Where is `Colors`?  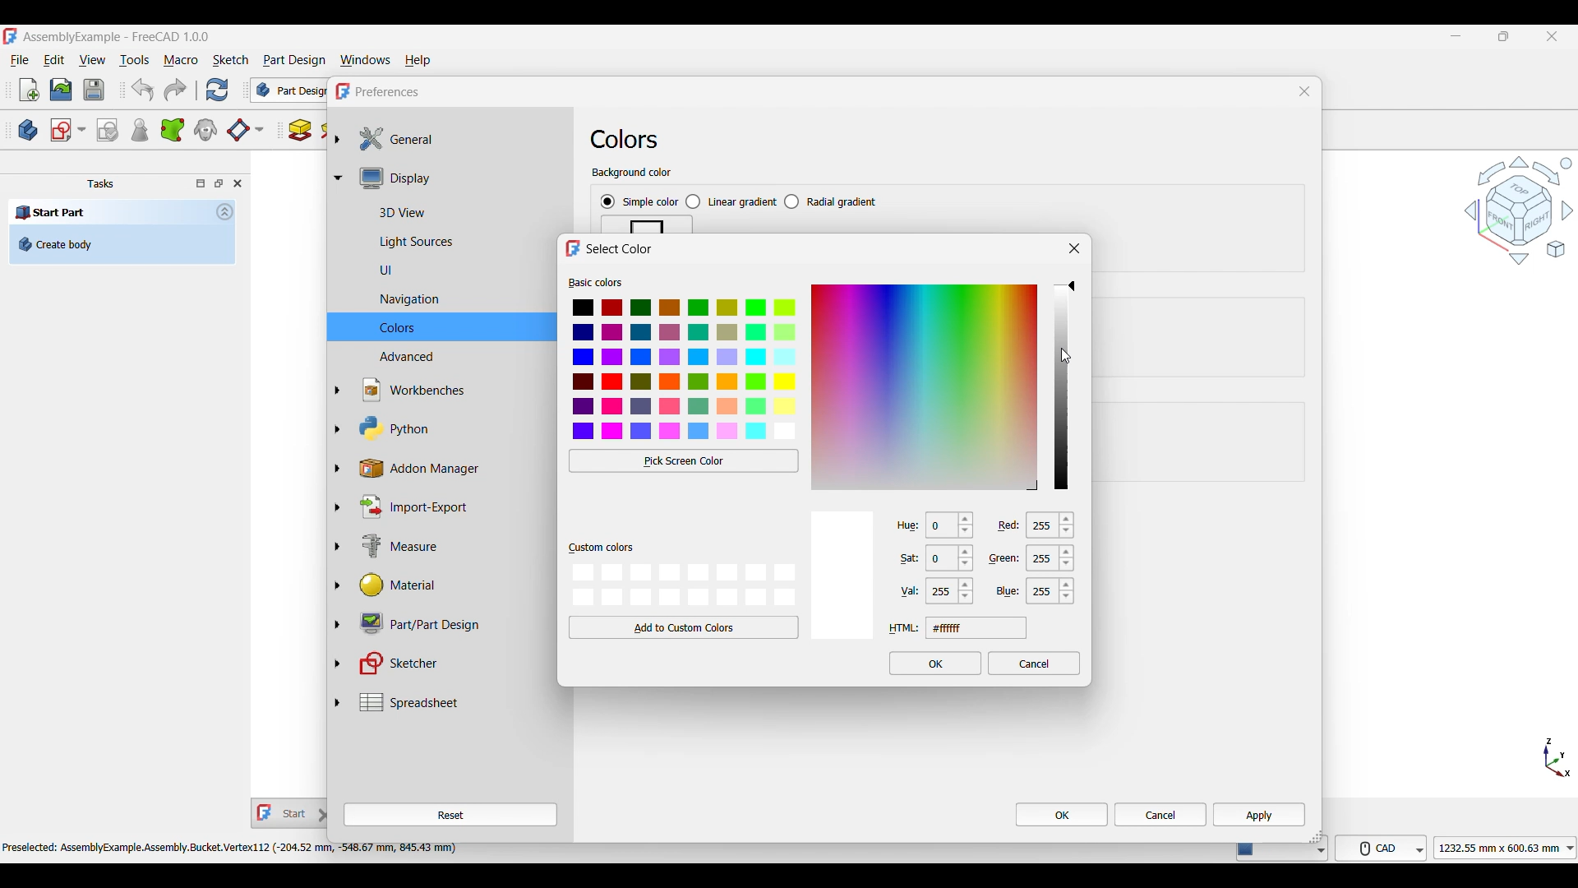 Colors is located at coordinates (625, 139).